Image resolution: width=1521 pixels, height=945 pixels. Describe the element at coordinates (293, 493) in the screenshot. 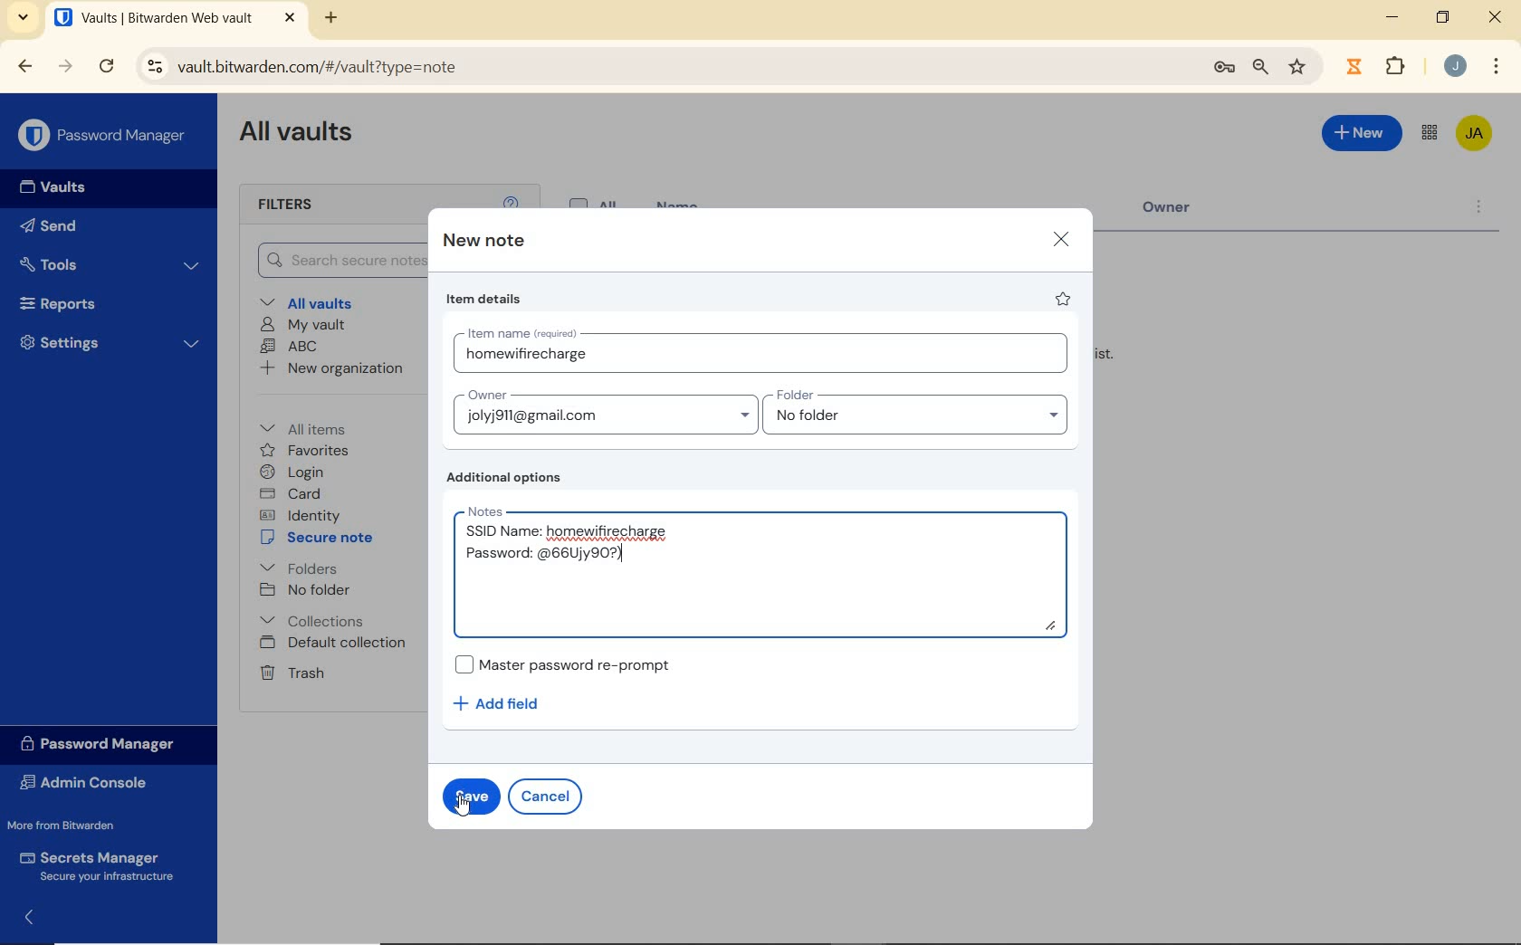

I see `card` at that location.